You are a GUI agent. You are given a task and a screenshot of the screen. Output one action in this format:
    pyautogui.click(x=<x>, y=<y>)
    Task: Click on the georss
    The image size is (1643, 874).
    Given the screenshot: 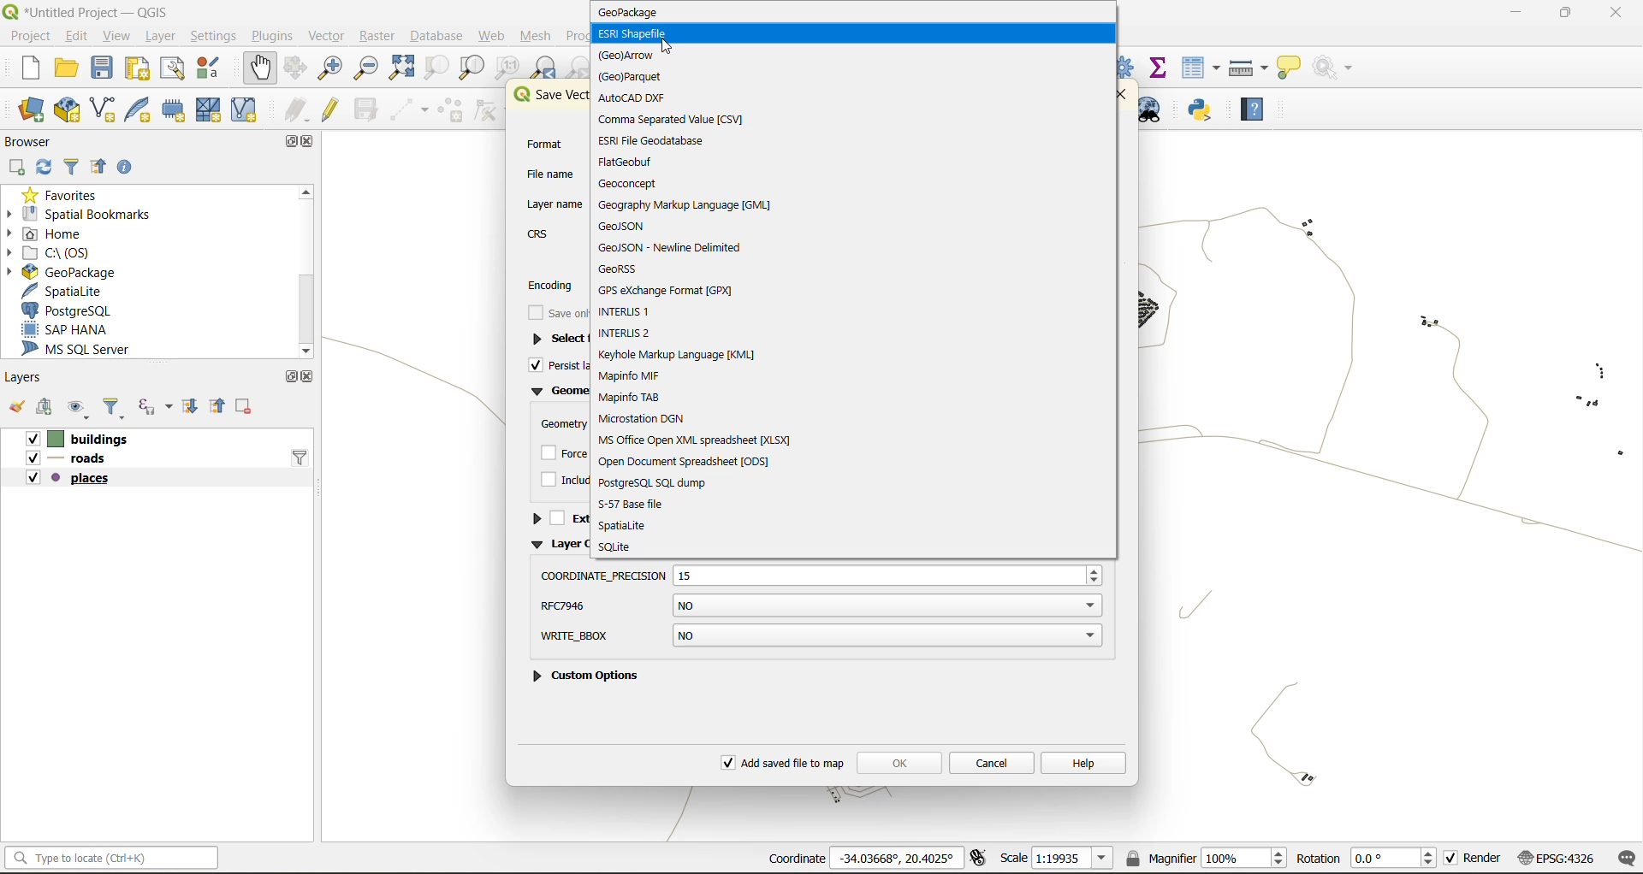 What is the action you would take?
    pyautogui.click(x=626, y=271)
    